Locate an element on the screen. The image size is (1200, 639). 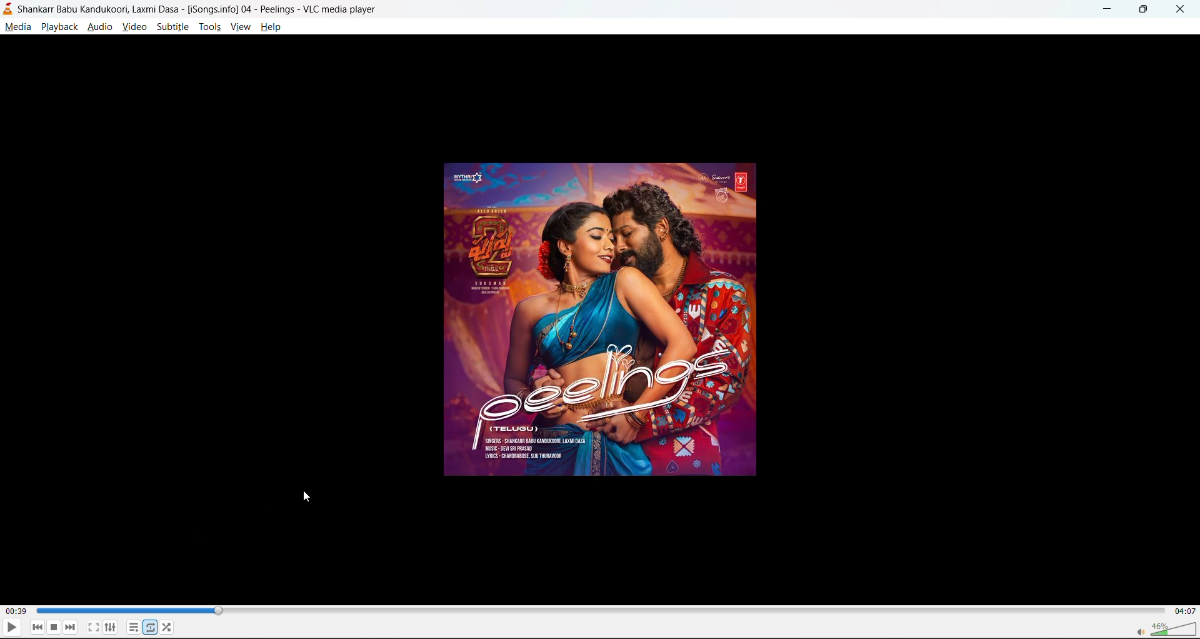
view is located at coordinates (239, 28).